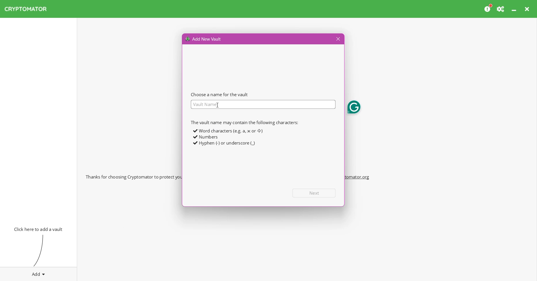 The height and width of the screenshot is (281, 537). I want to click on The vault name may contain the following characters, so click(244, 122).